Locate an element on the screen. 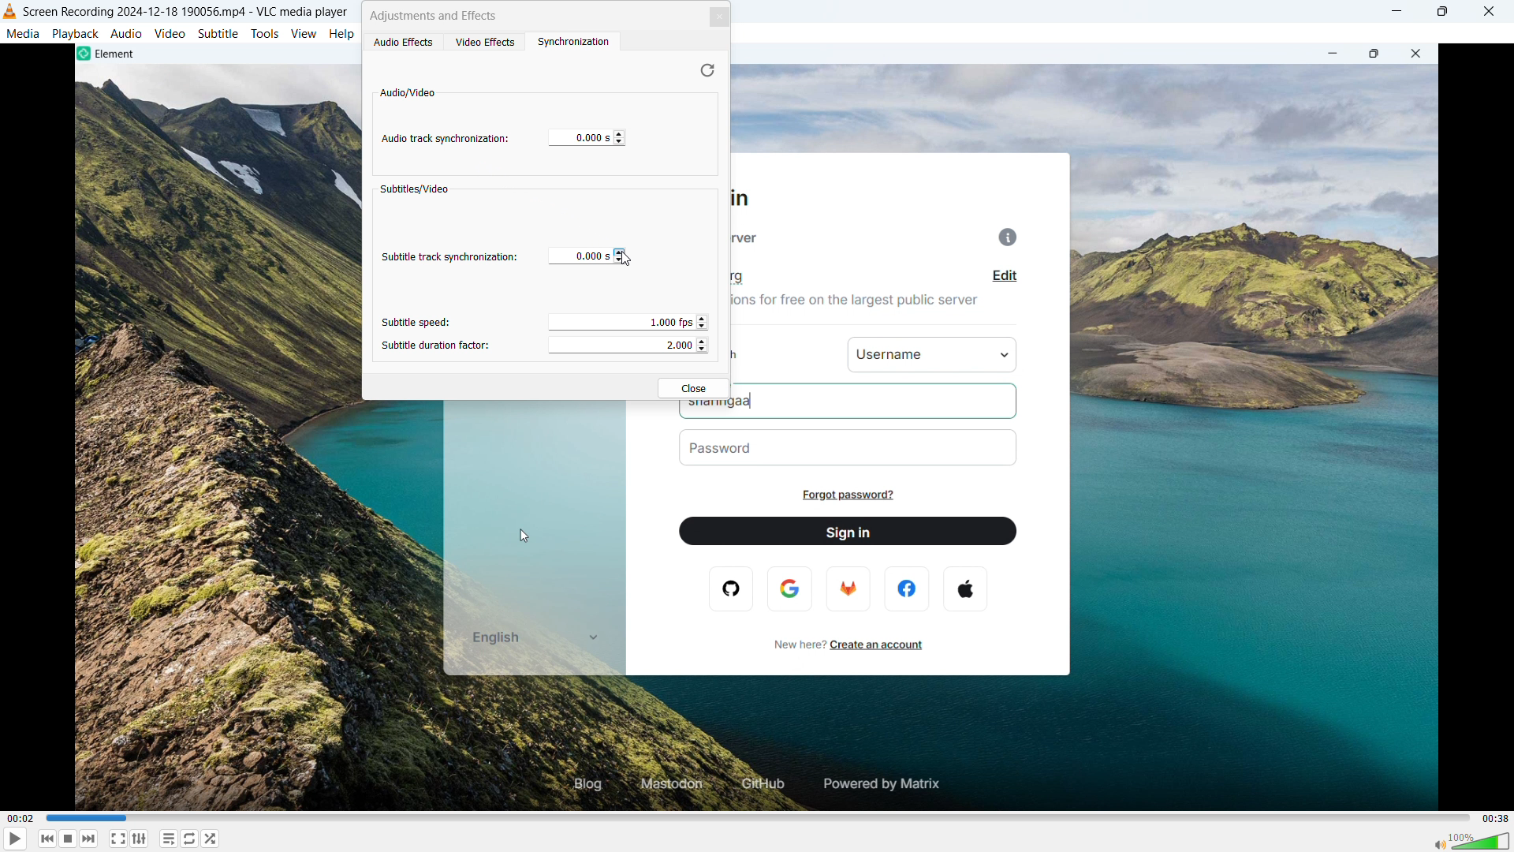  element is located at coordinates (122, 54).